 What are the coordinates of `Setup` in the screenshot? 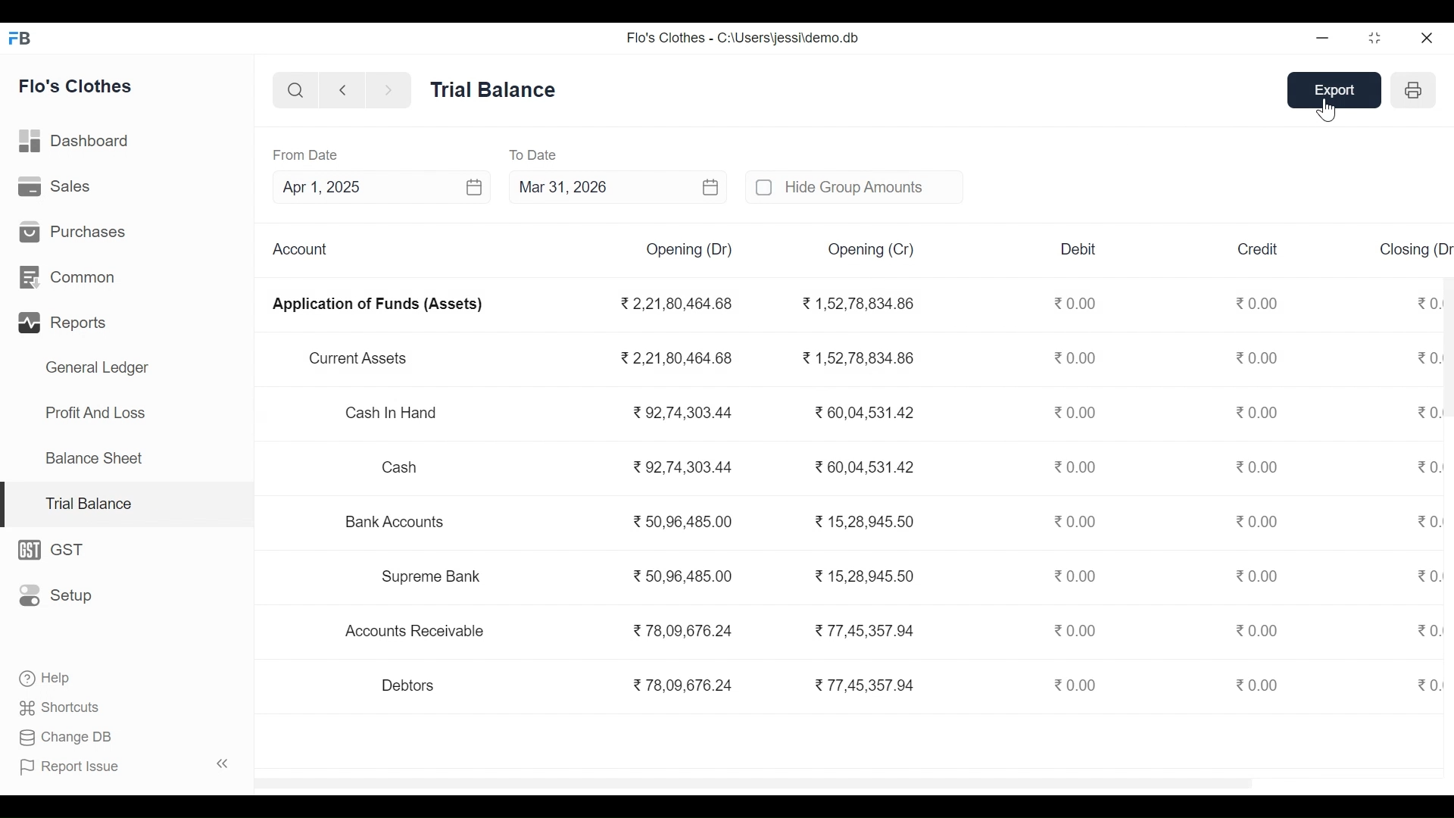 It's located at (56, 596).